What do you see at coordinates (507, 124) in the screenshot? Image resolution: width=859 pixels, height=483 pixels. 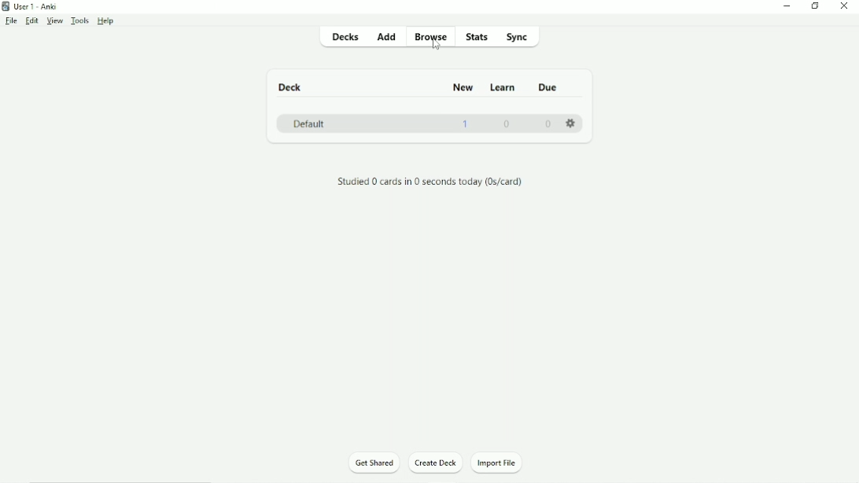 I see `0` at bounding box center [507, 124].